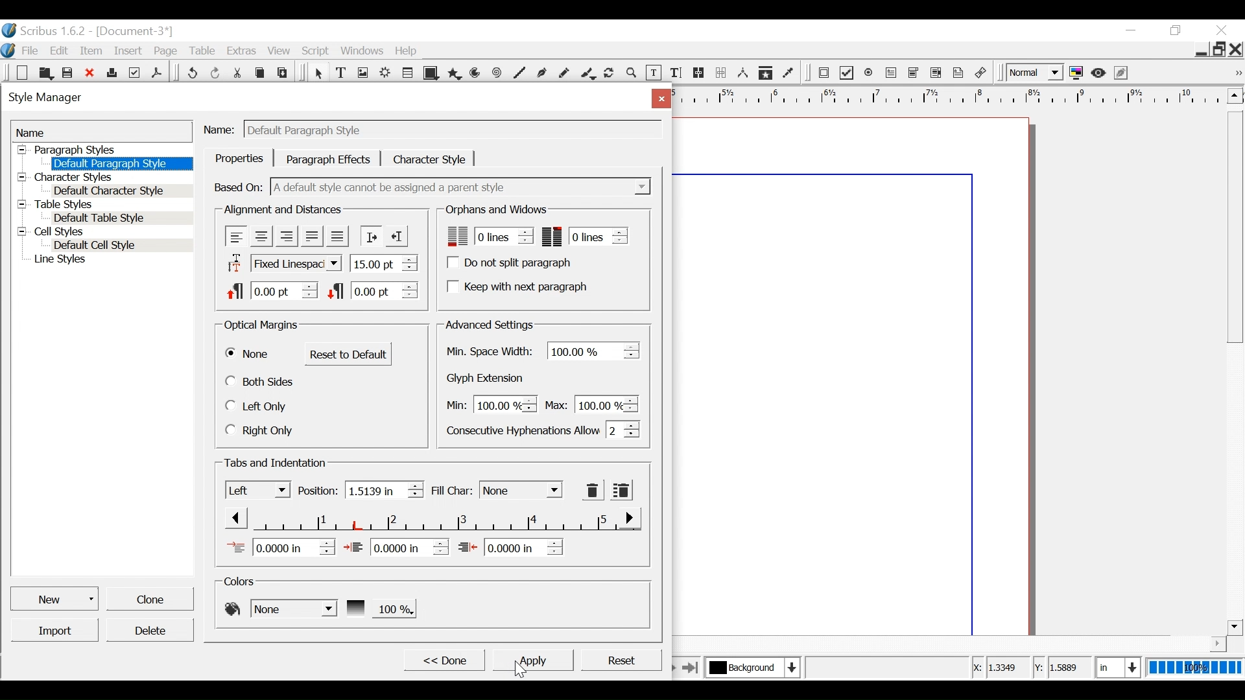 This screenshot has height=700, width=1245. What do you see at coordinates (396, 546) in the screenshot?
I see `Left Indent` at bounding box center [396, 546].